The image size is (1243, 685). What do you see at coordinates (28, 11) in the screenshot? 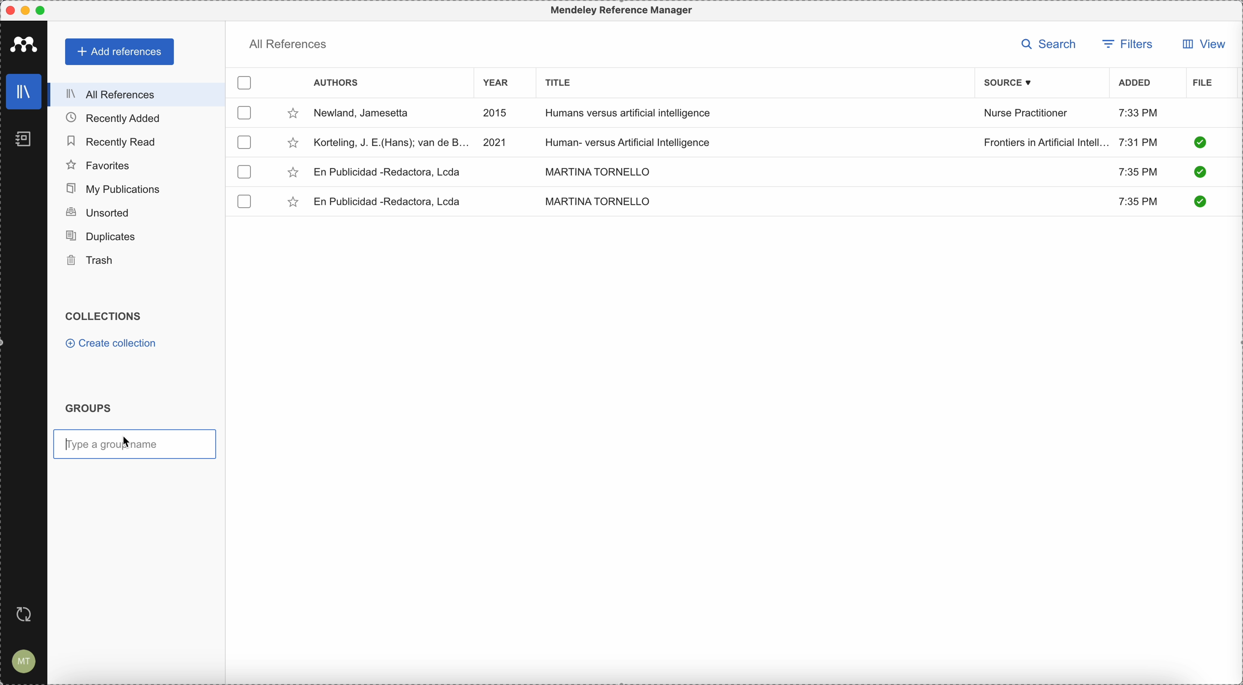
I see `minimize` at bounding box center [28, 11].